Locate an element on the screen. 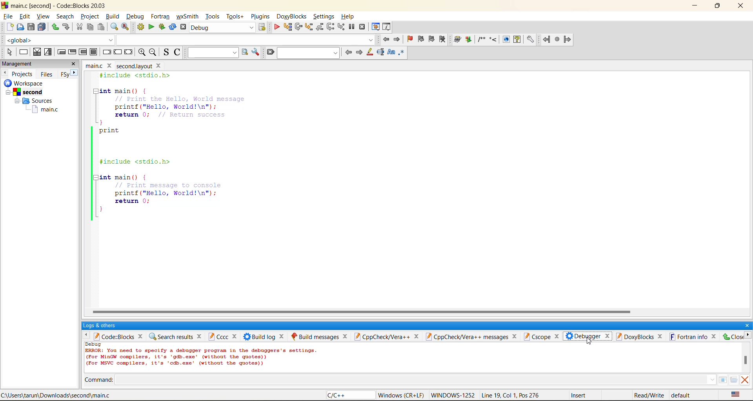  file name is located at coordinates (122, 66).